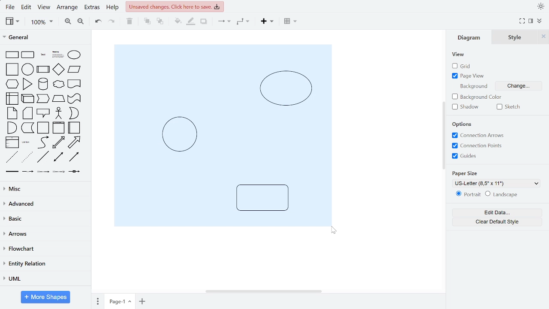  I want to click on Connector with 3 label, so click(58, 173).